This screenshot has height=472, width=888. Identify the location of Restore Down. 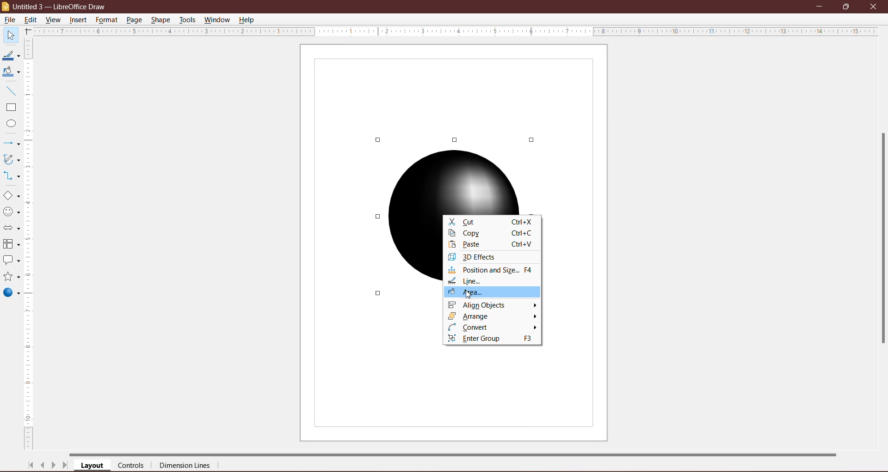
(846, 6).